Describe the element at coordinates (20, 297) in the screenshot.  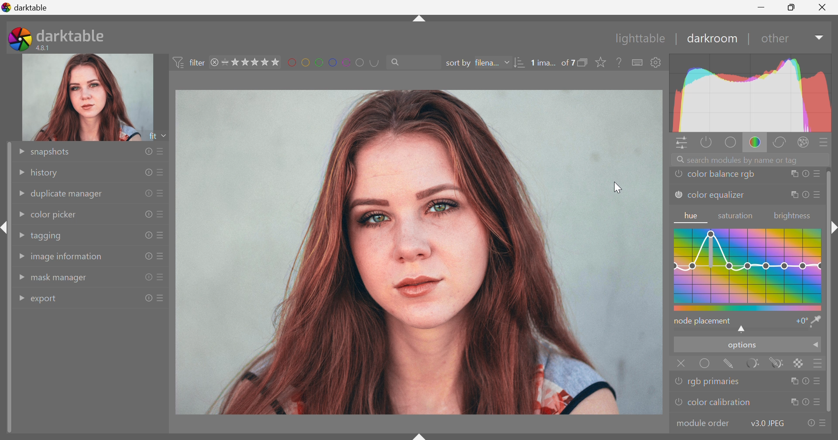
I see `Drop Down` at that location.